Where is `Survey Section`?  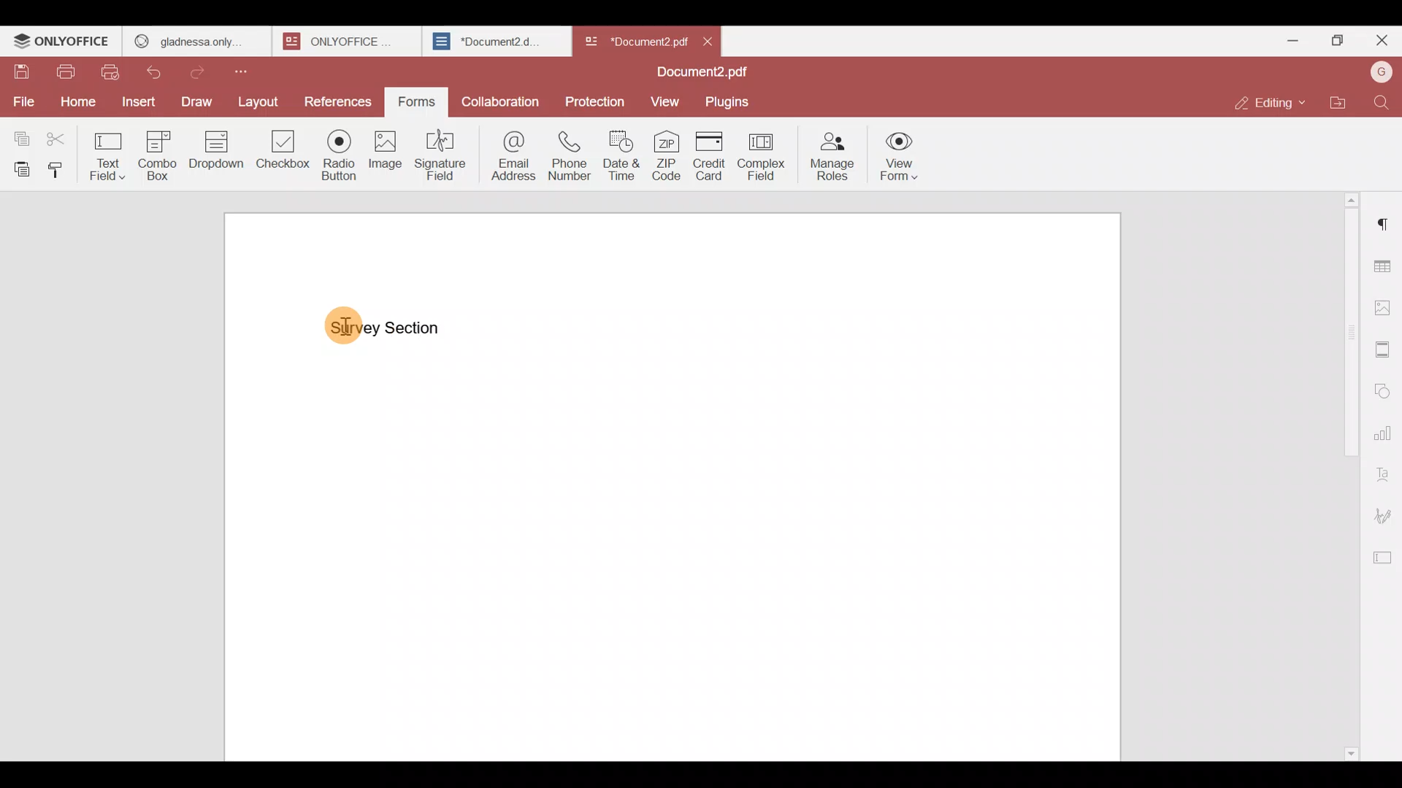 Survey Section is located at coordinates (387, 328).